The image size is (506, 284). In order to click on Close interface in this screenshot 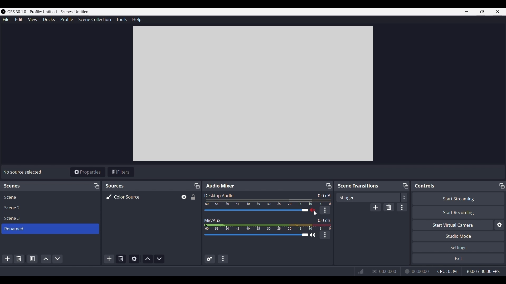, I will do `click(498, 12)`.